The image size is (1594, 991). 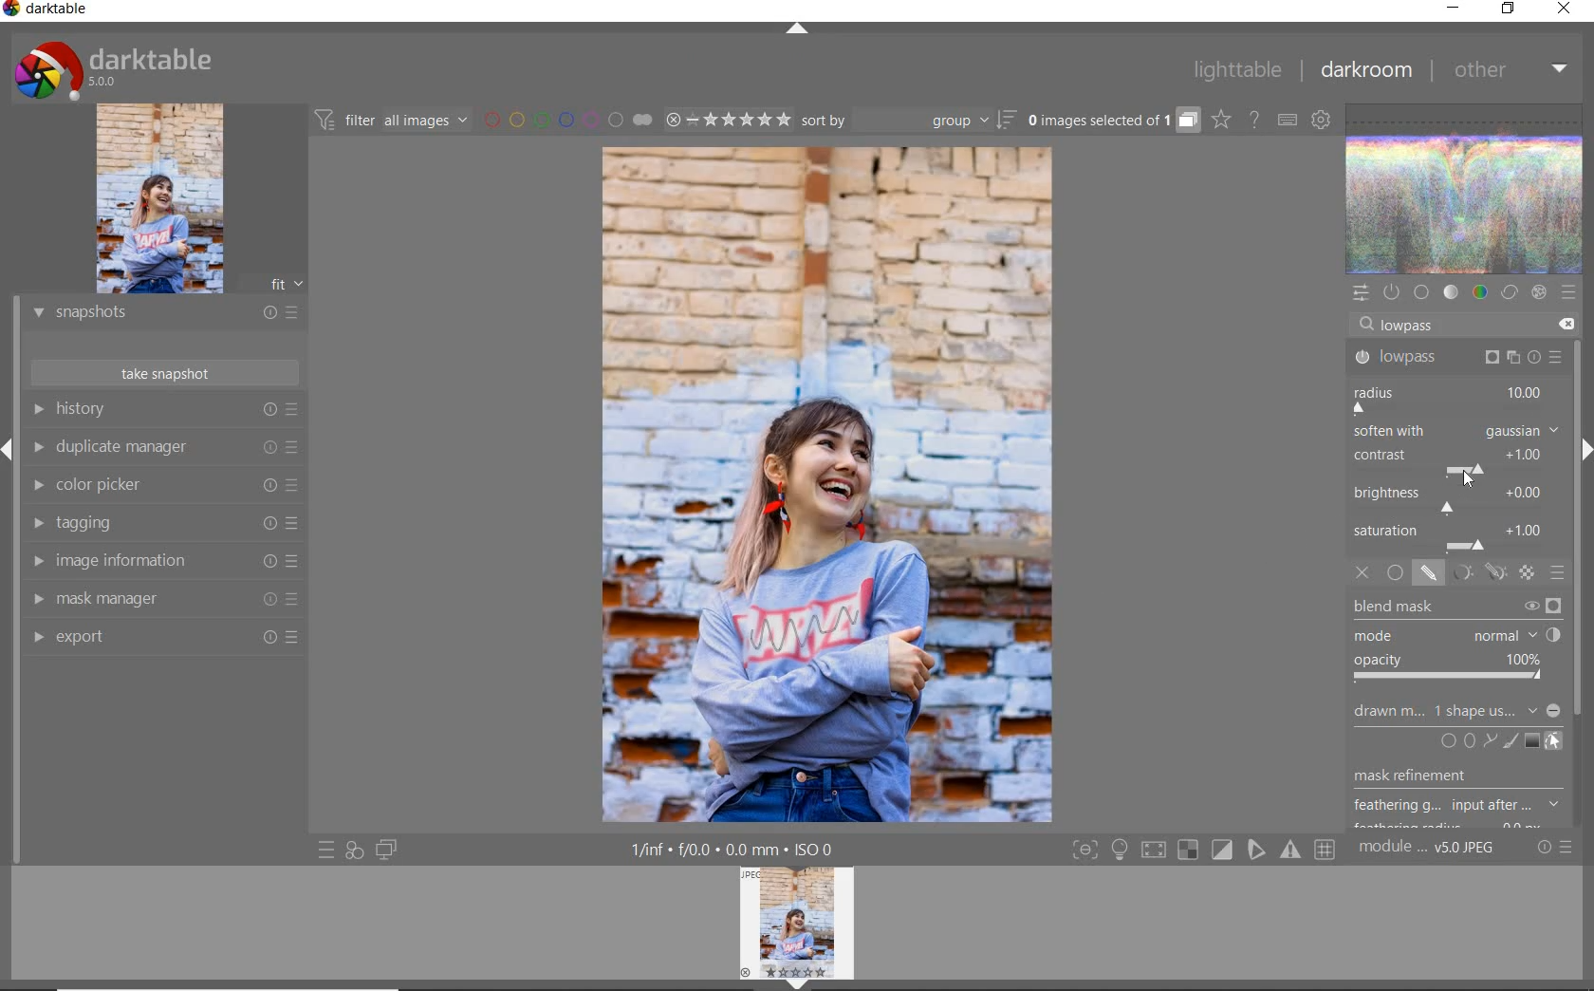 What do you see at coordinates (1558, 572) in the screenshot?
I see `blending options` at bounding box center [1558, 572].